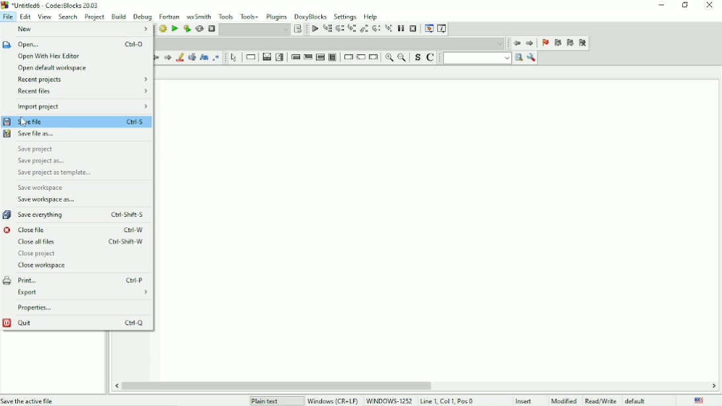  I want to click on Step into, so click(352, 29).